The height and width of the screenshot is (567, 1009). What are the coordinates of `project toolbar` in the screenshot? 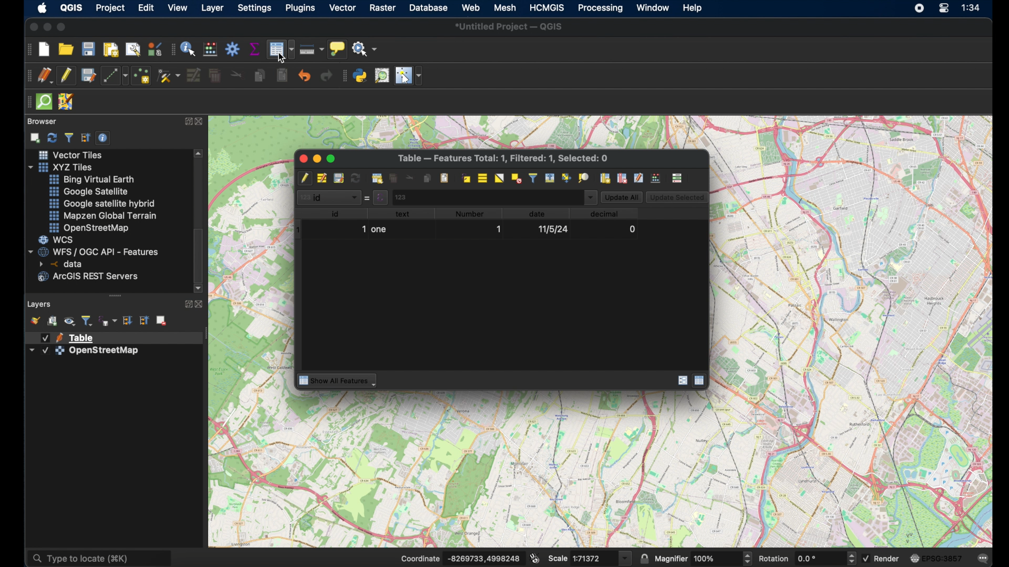 It's located at (27, 50).